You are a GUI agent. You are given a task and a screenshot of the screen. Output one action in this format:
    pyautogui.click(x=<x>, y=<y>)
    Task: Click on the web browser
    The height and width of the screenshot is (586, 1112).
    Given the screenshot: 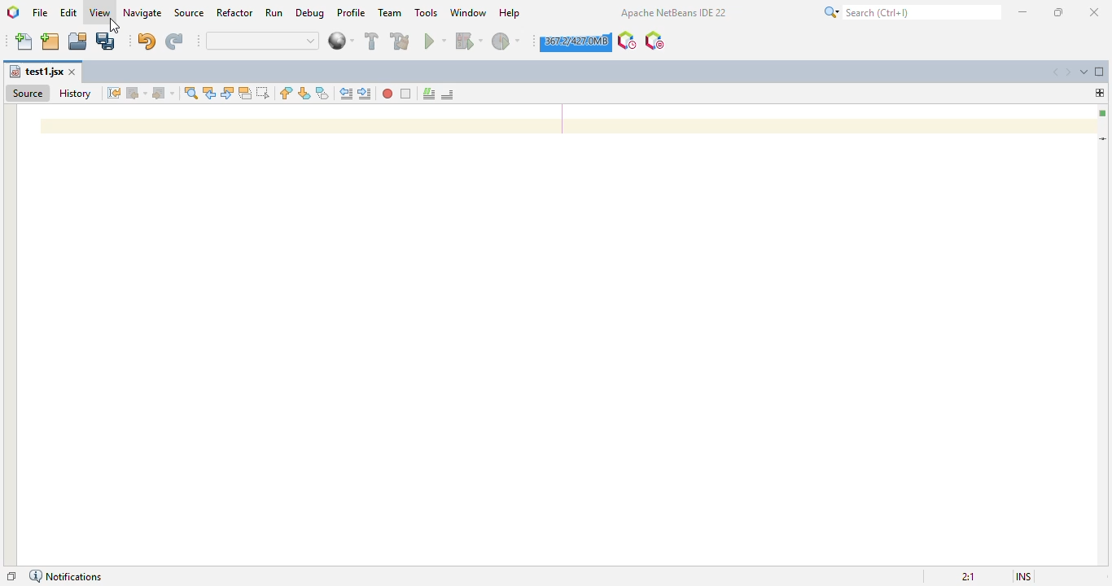 What is the action you would take?
    pyautogui.click(x=341, y=41)
    